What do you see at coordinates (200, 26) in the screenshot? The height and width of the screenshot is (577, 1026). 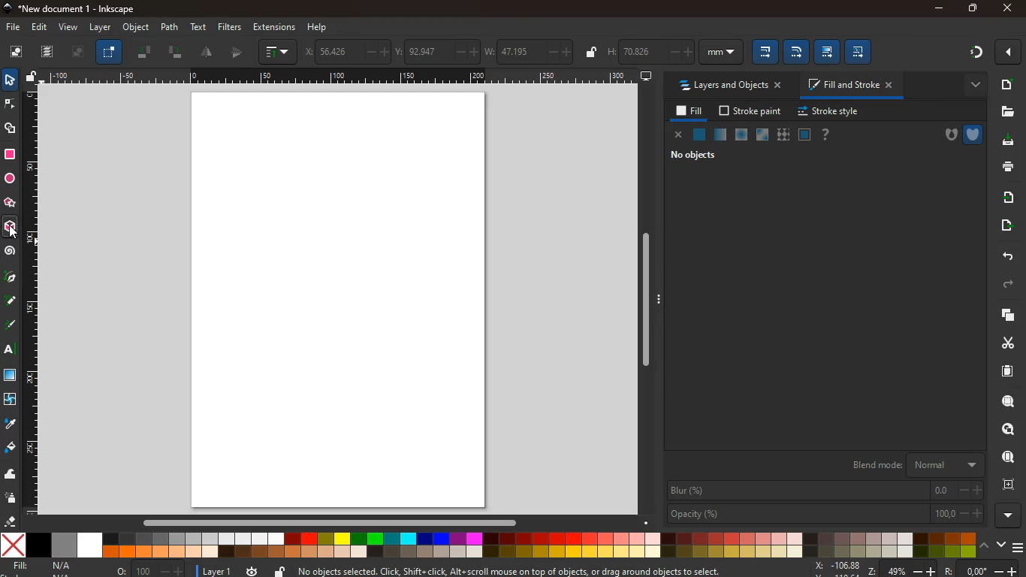 I see `text` at bounding box center [200, 26].